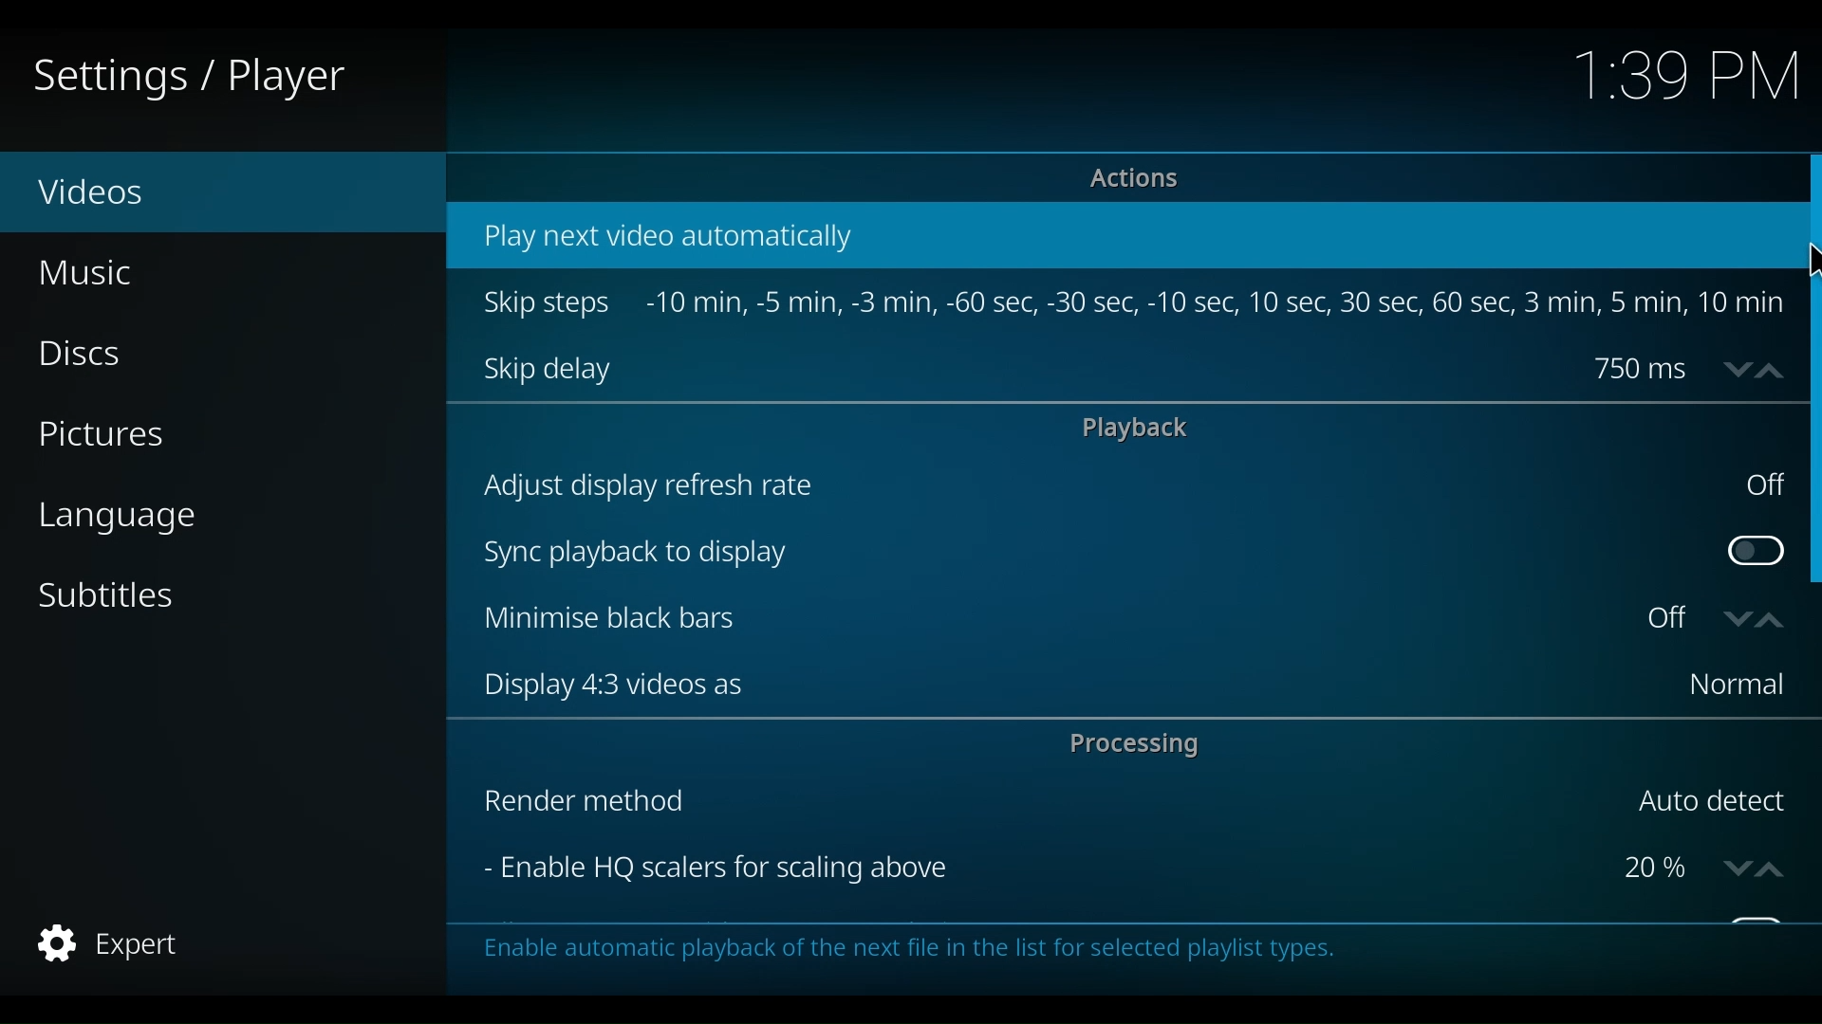 The height and width of the screenshot is (1024, 1822). What do you see at coordinates (1735, 617) in the screenshot?
I see `down` at bounding box center [1735, 617].